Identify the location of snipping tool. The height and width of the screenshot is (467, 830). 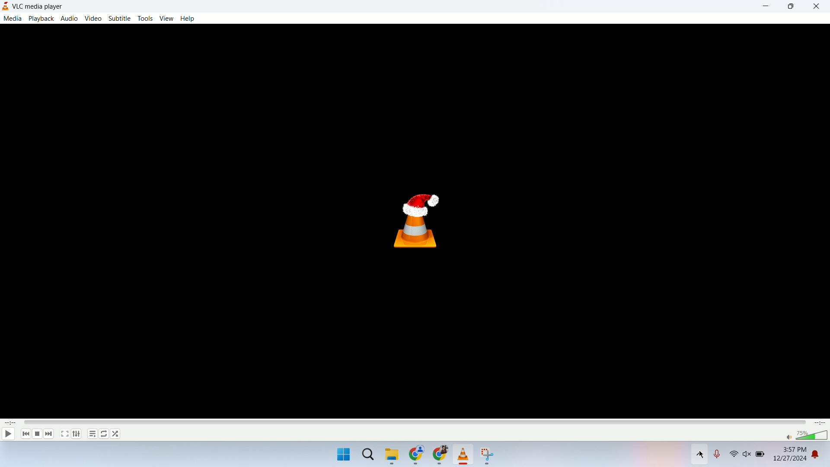
(488, 456).